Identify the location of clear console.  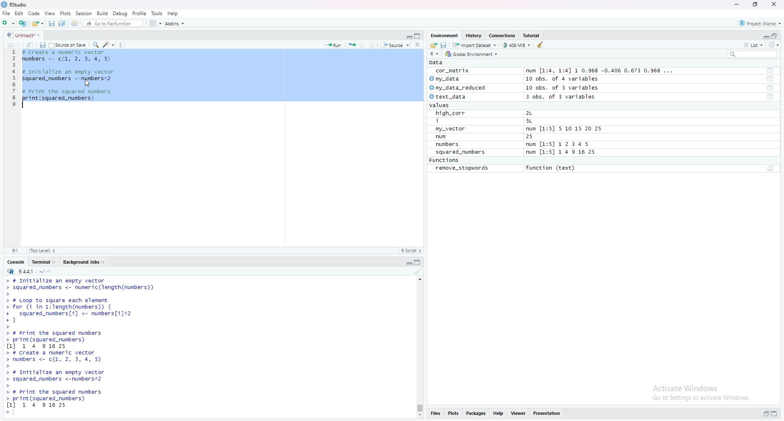
(418, 271).